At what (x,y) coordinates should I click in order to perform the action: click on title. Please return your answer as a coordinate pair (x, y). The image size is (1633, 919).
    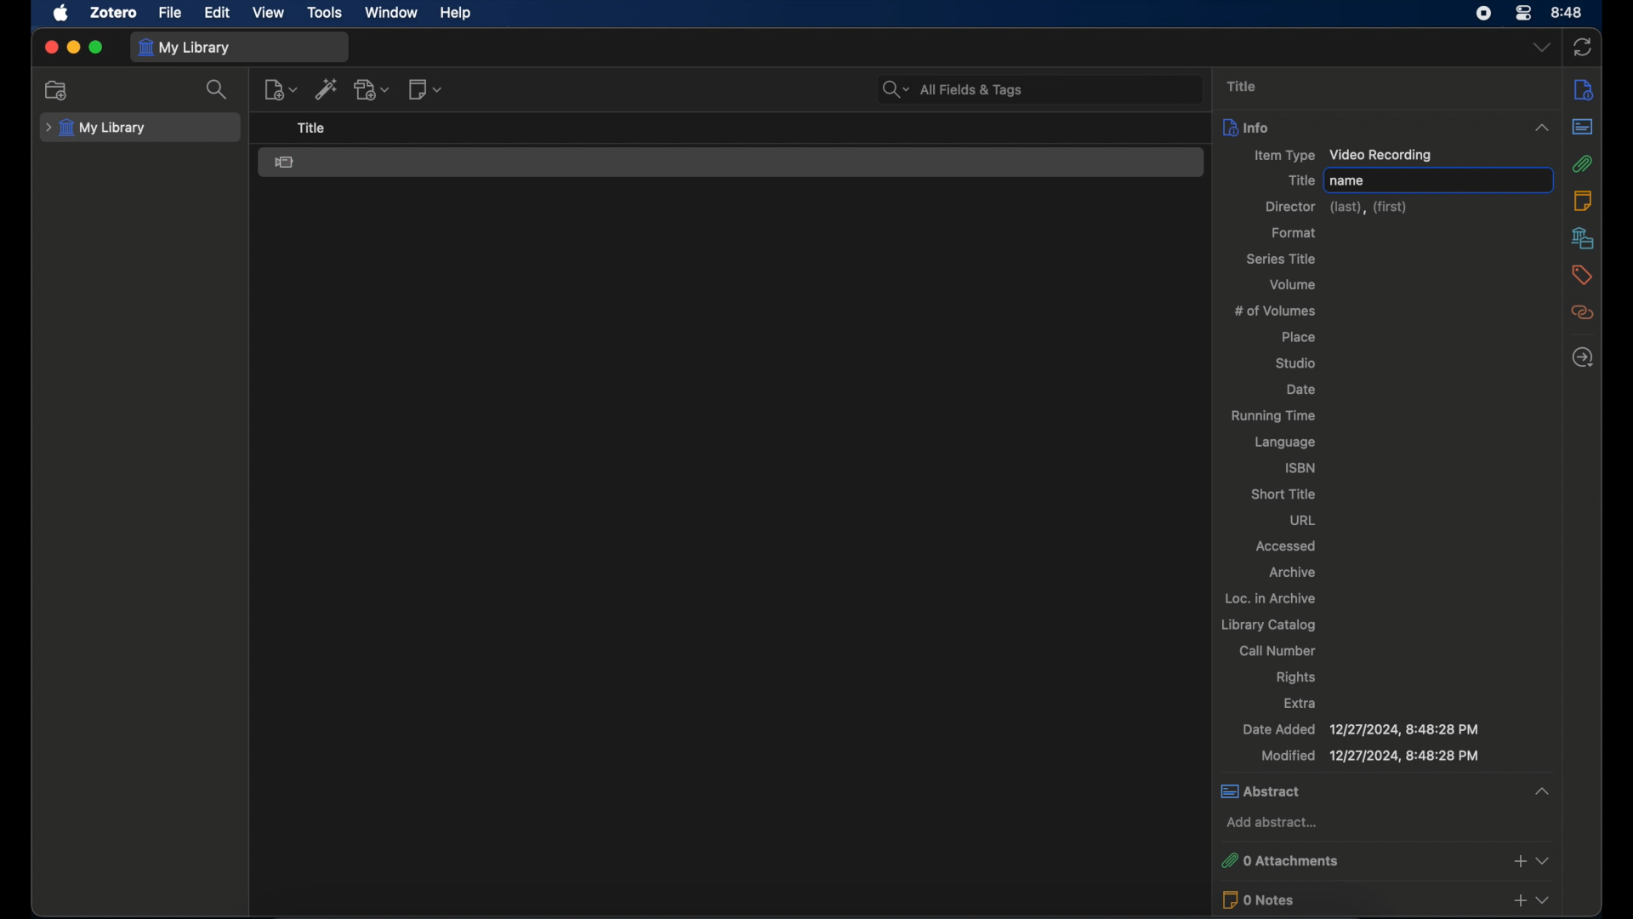
    Looking at the image, I should click on (1244, 86).